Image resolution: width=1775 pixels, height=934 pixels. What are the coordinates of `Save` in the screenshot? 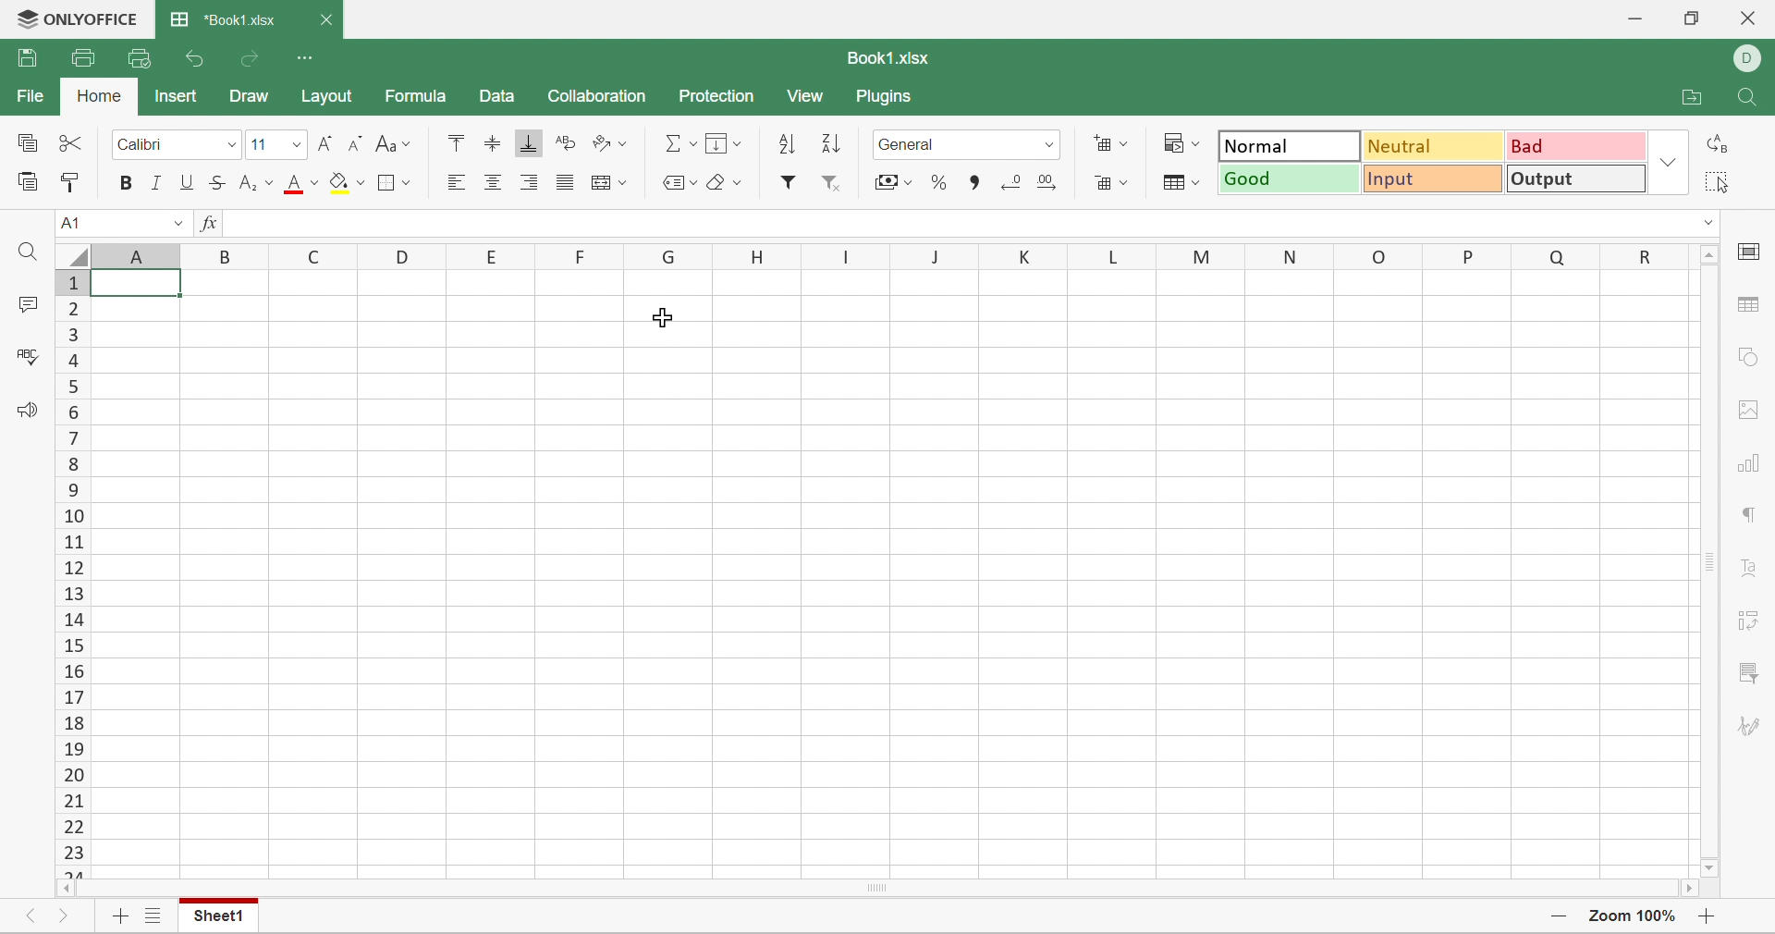 It's located at (28, 56).